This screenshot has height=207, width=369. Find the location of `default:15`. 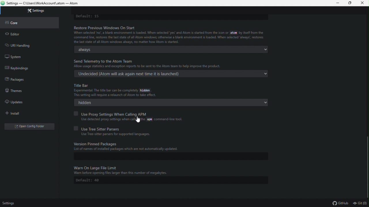

default:15 is located at coordinates (88, 16).